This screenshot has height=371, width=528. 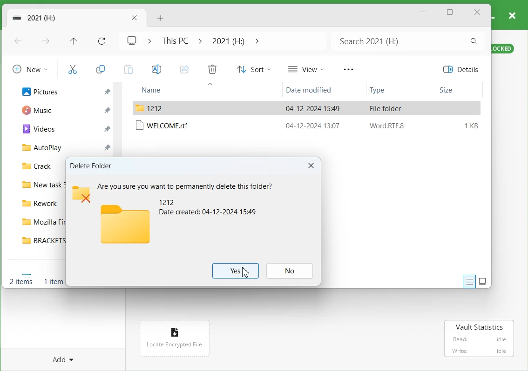 What do you see at coordinates (305, 69) in the screenshot?
I see `View ` at bounding box center [305, 69].